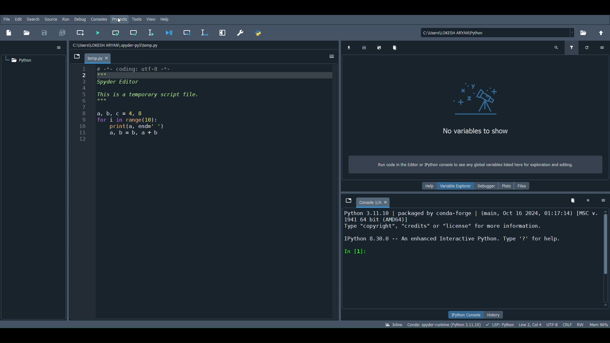  What do you see at coordinates (605, 258) in the screenshot?
I see `Scrollbar` at bounding box center [605, 258].